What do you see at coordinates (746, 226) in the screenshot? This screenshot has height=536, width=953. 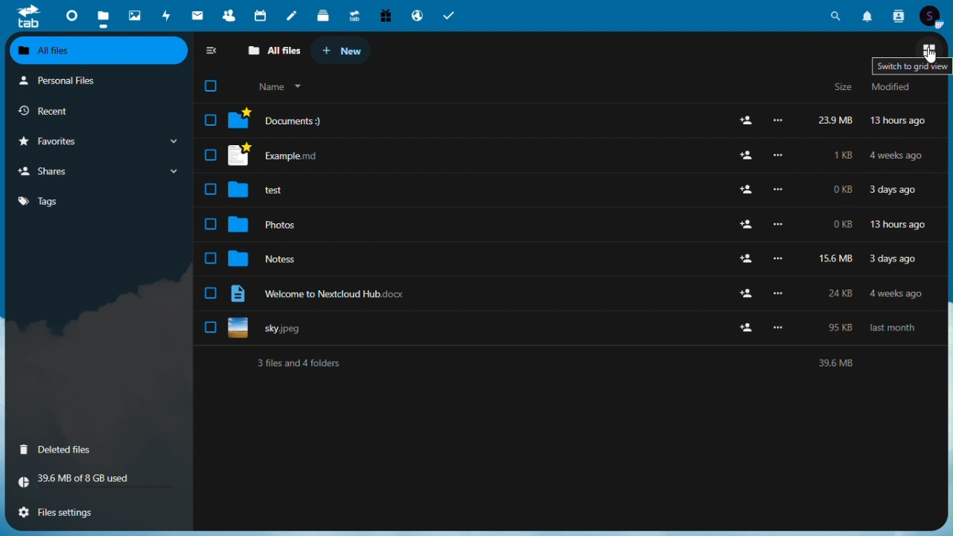 I see `add user` at bounding box center [746, 226].